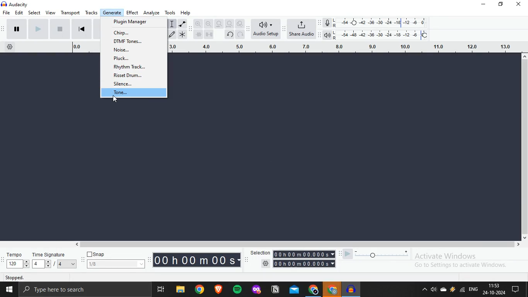 This screenshot has height=297, width=528. I want to click on Tempo, so click(15, 260).